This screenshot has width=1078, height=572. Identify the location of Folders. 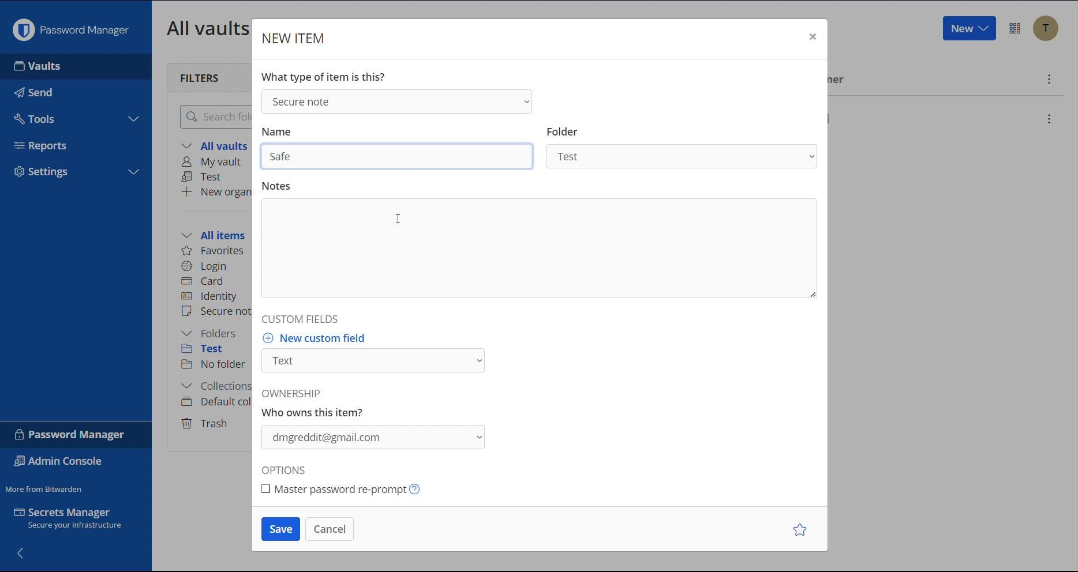
(212, 333).